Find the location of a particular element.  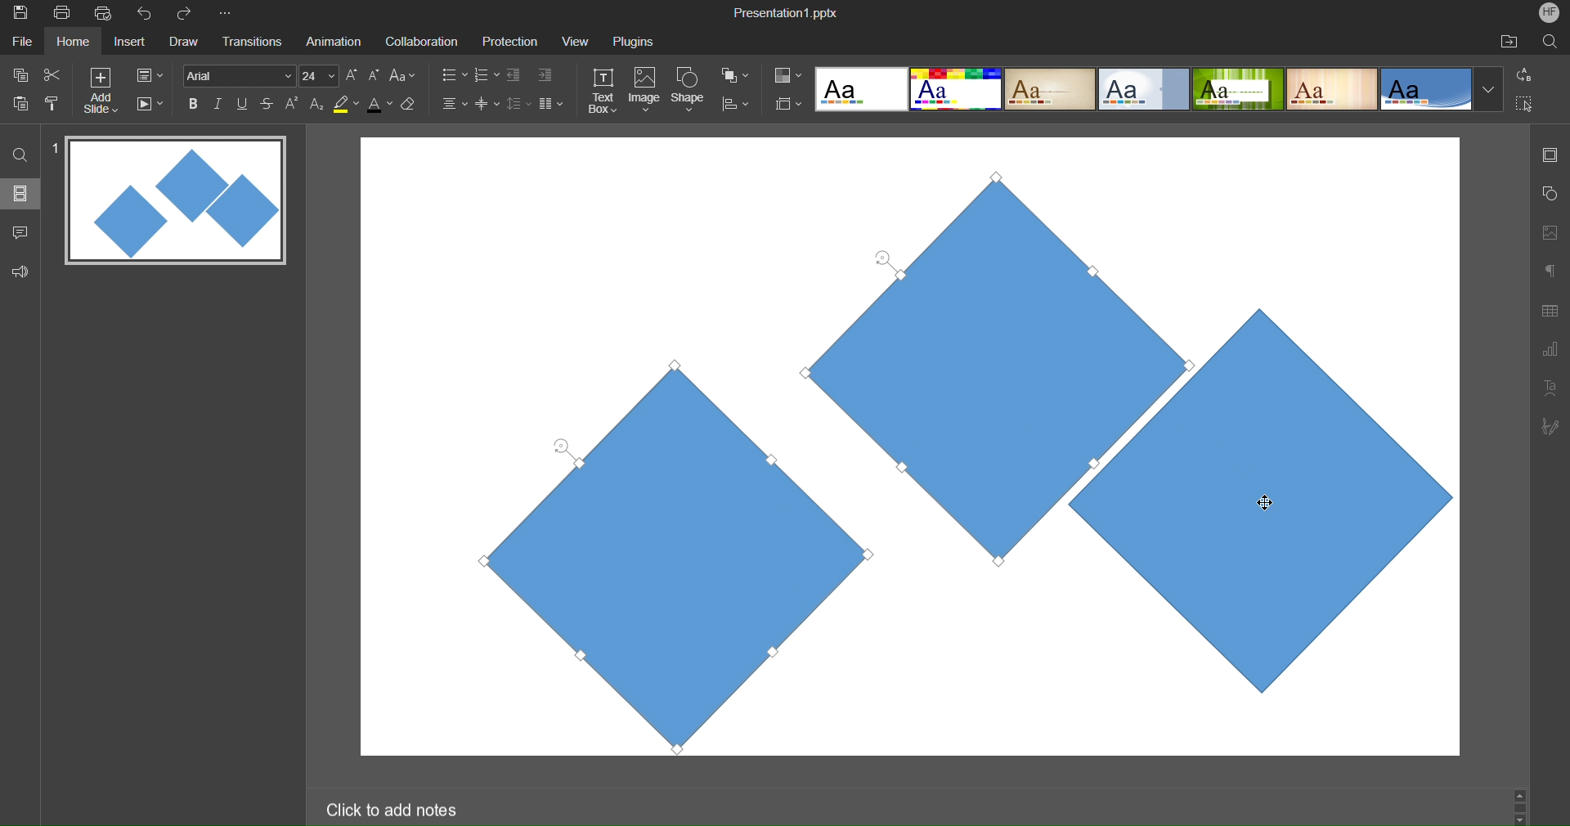

Save is located at coordinates (19, 14).